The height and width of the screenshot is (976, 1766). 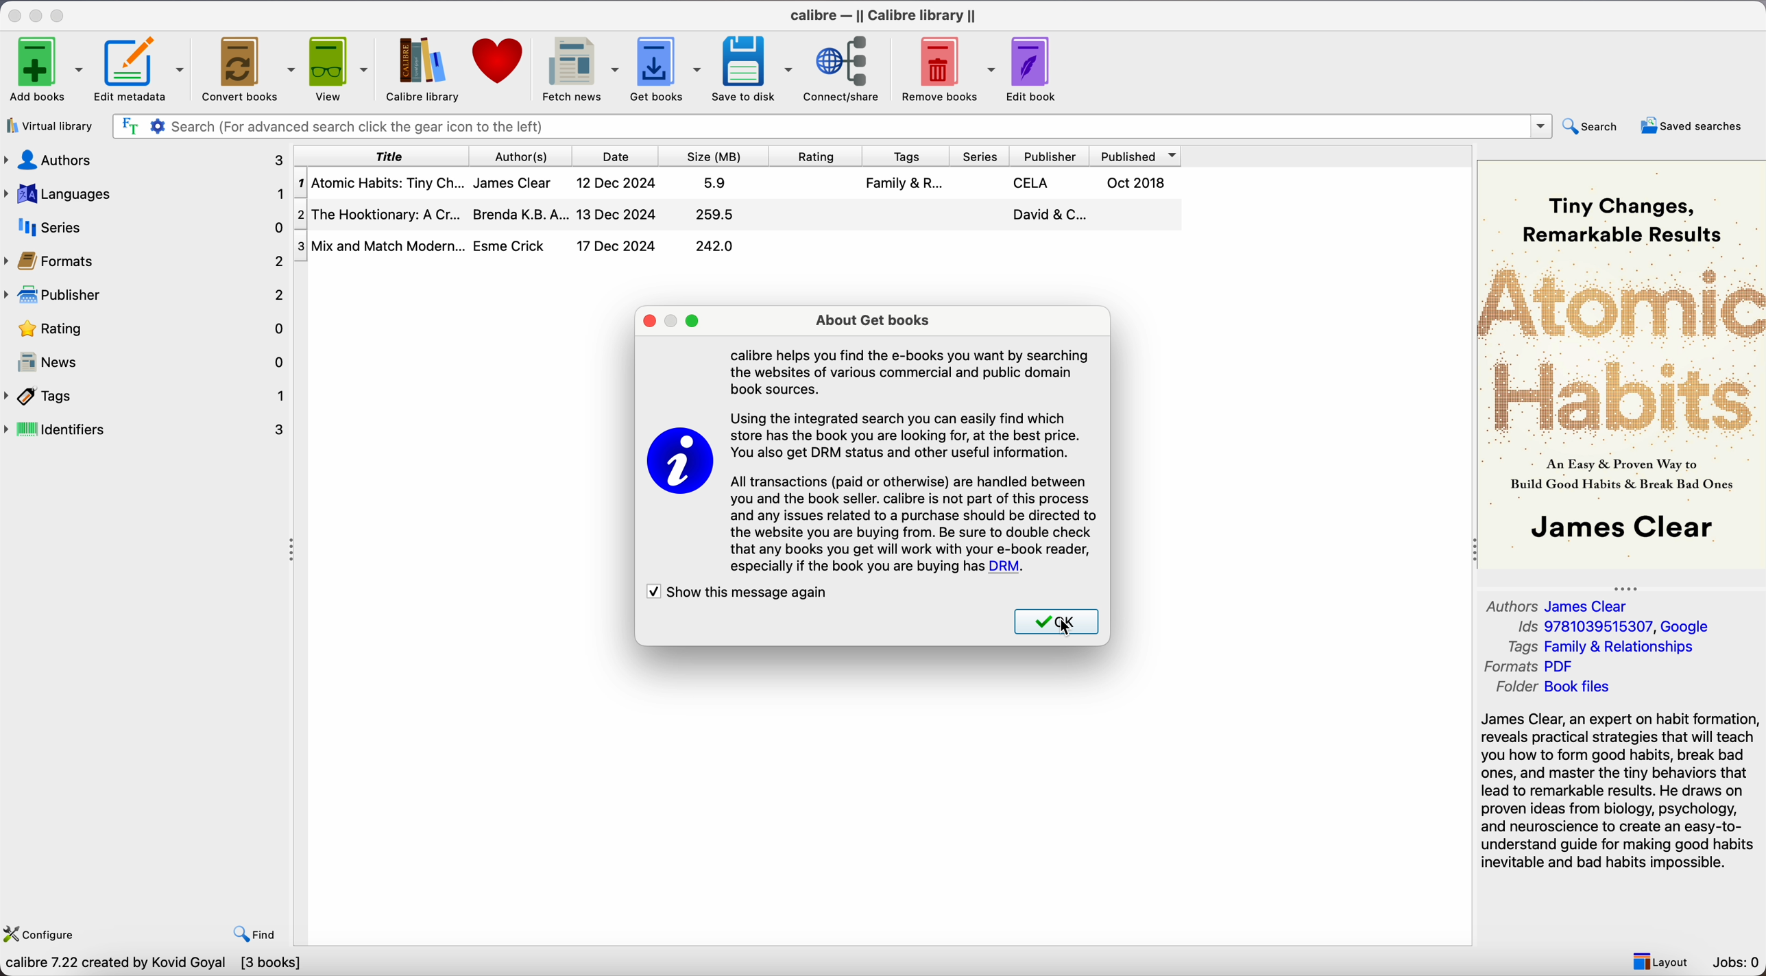 I want to click on close app, so click(x=13, y=14).